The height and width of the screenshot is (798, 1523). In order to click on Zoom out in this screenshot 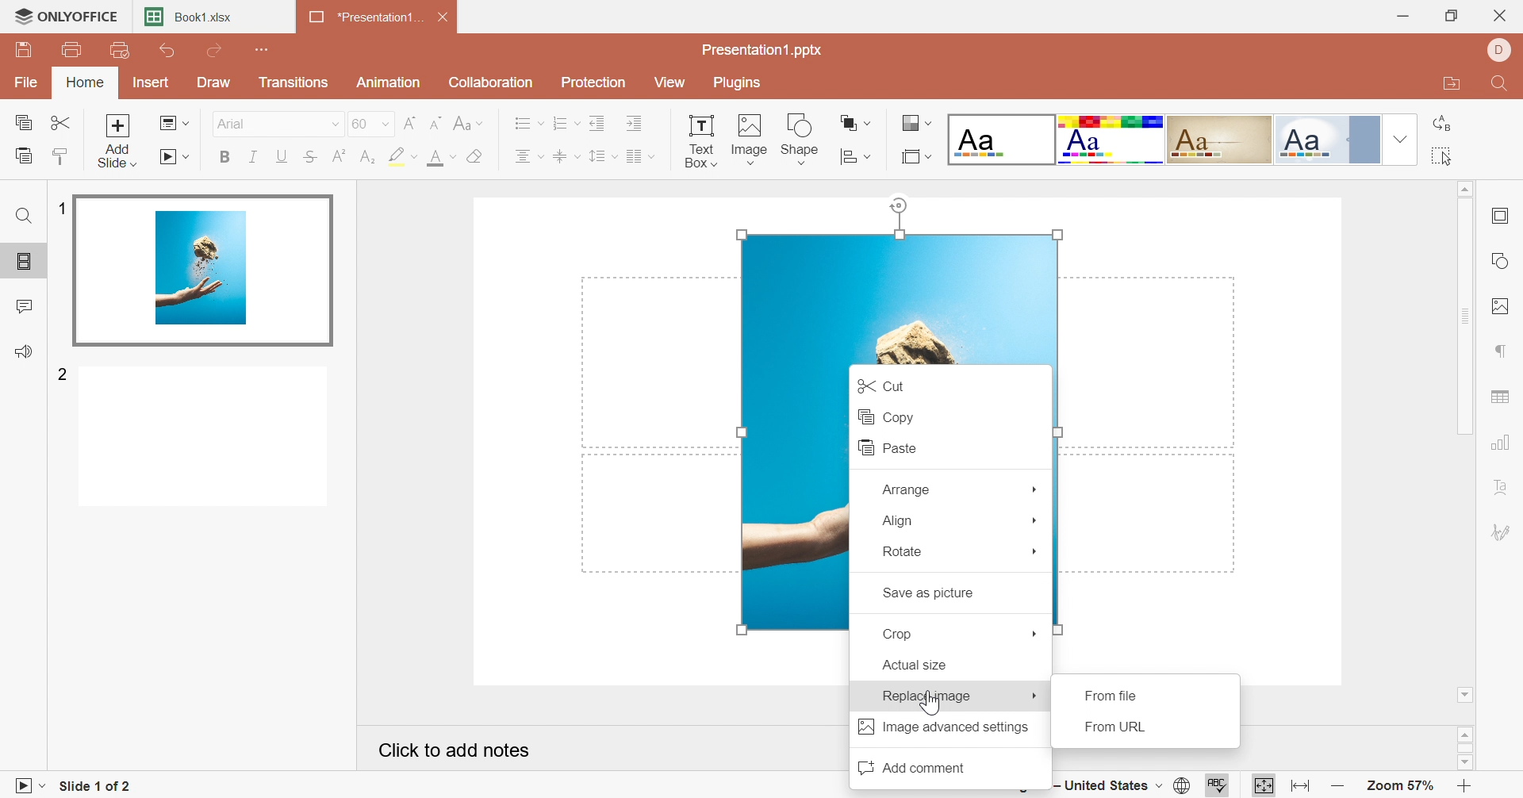, I will do `click(1335, 788)`.